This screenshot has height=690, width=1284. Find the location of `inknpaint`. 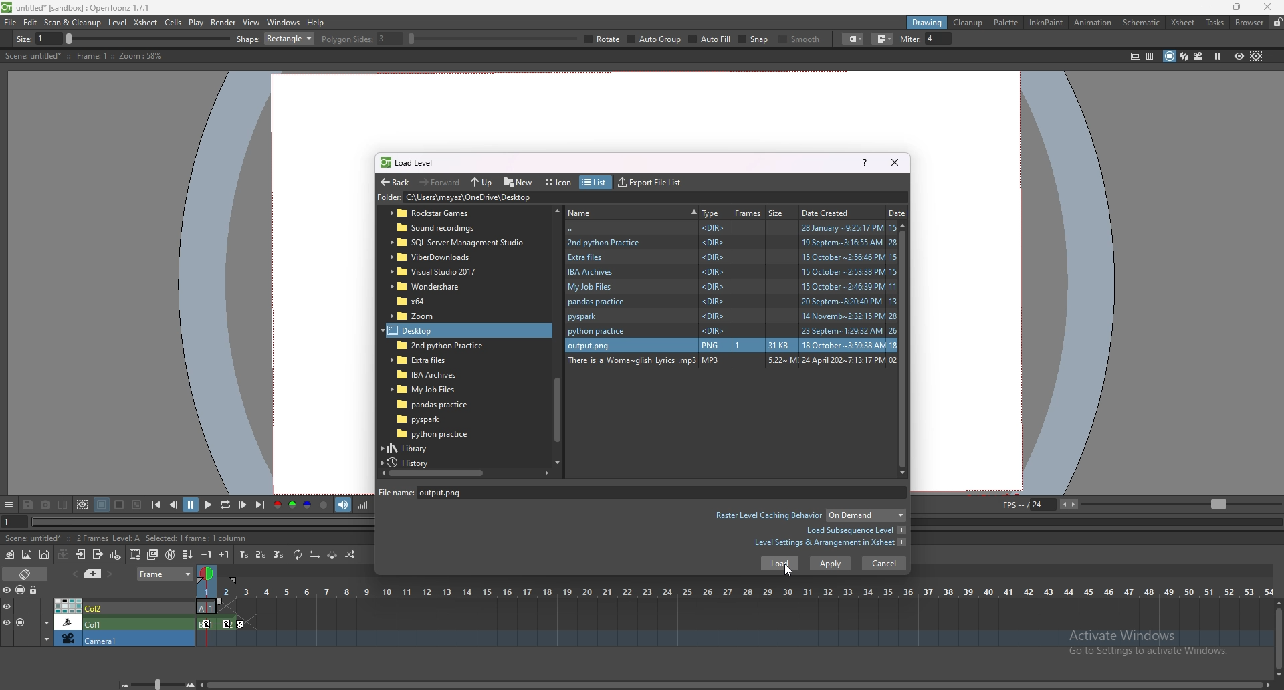

inknpaint is located at coordinates (1046, 23).